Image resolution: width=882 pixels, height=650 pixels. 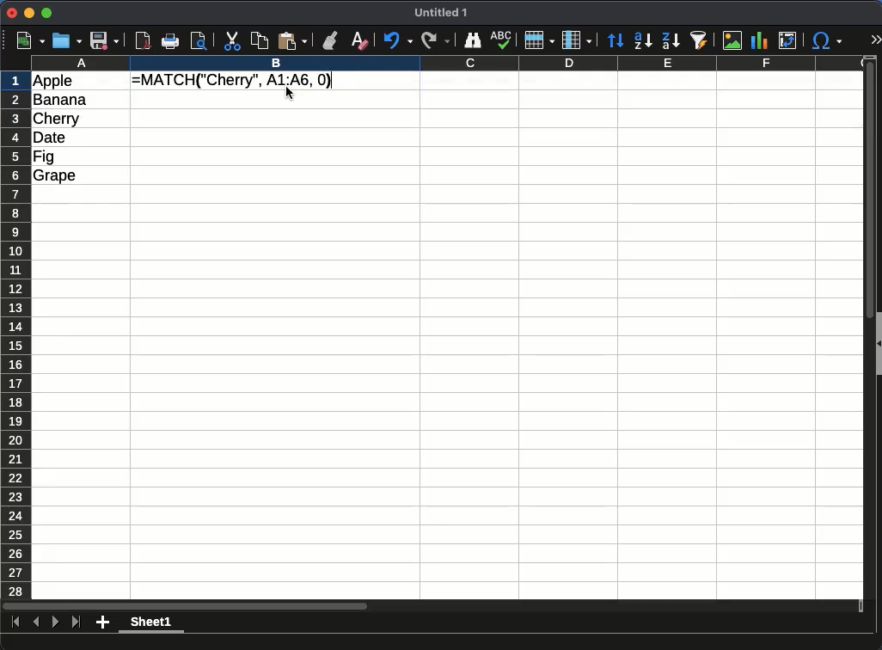 What do you see at coordinates (290, 93) in the screenshot?
I see `cursor` at bounding box center [290, 93].